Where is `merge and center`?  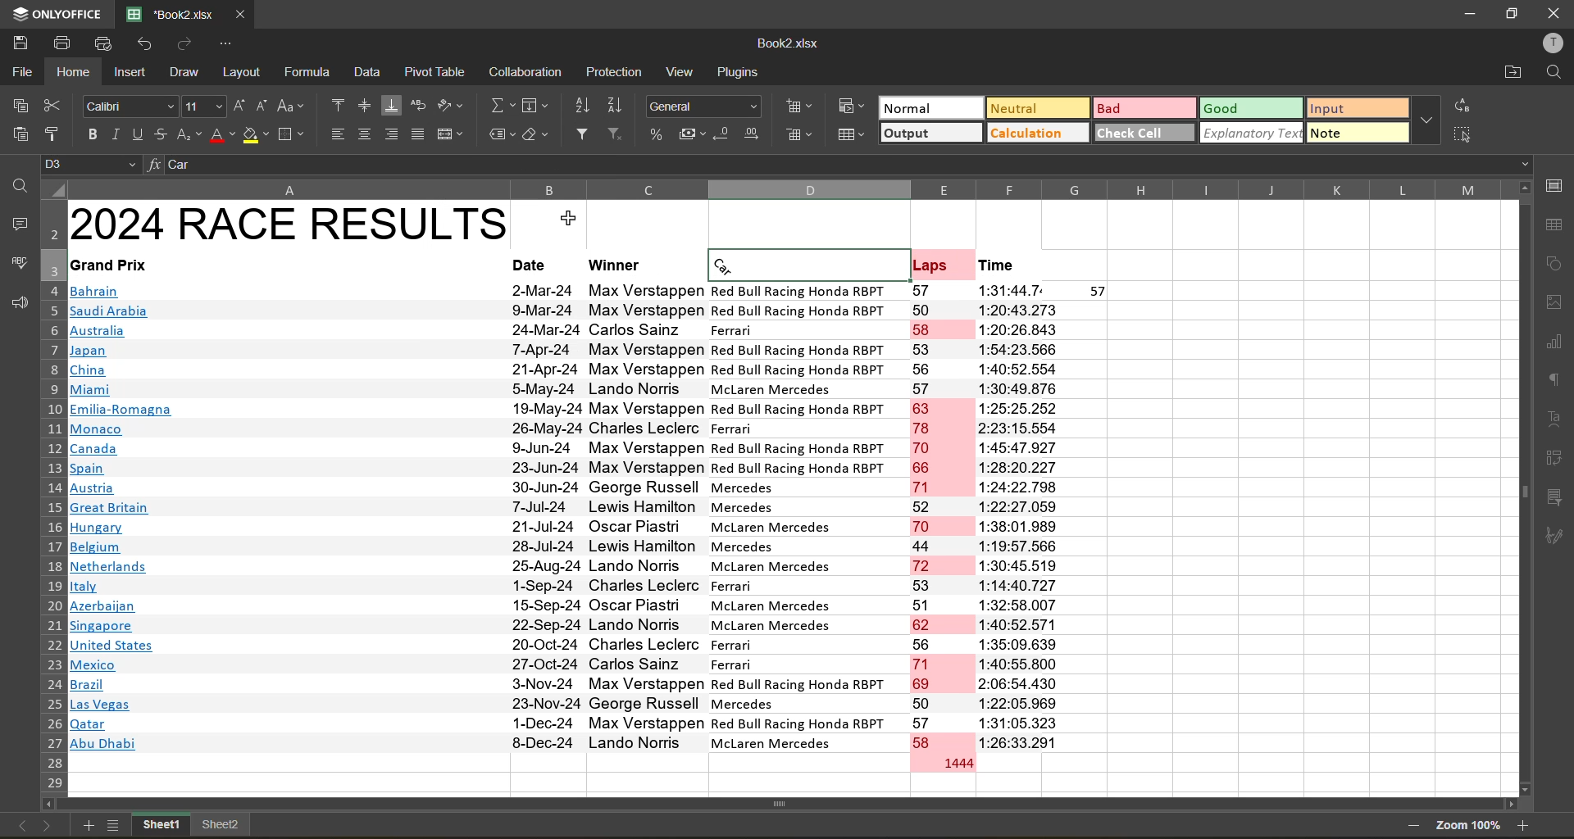 merge and center is located at coordinates (452, 135).